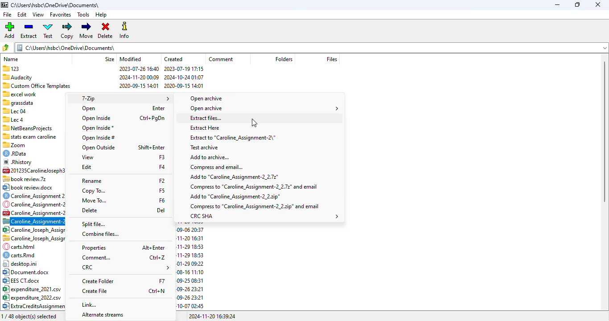  I want to click on delete, so click(106, 31).